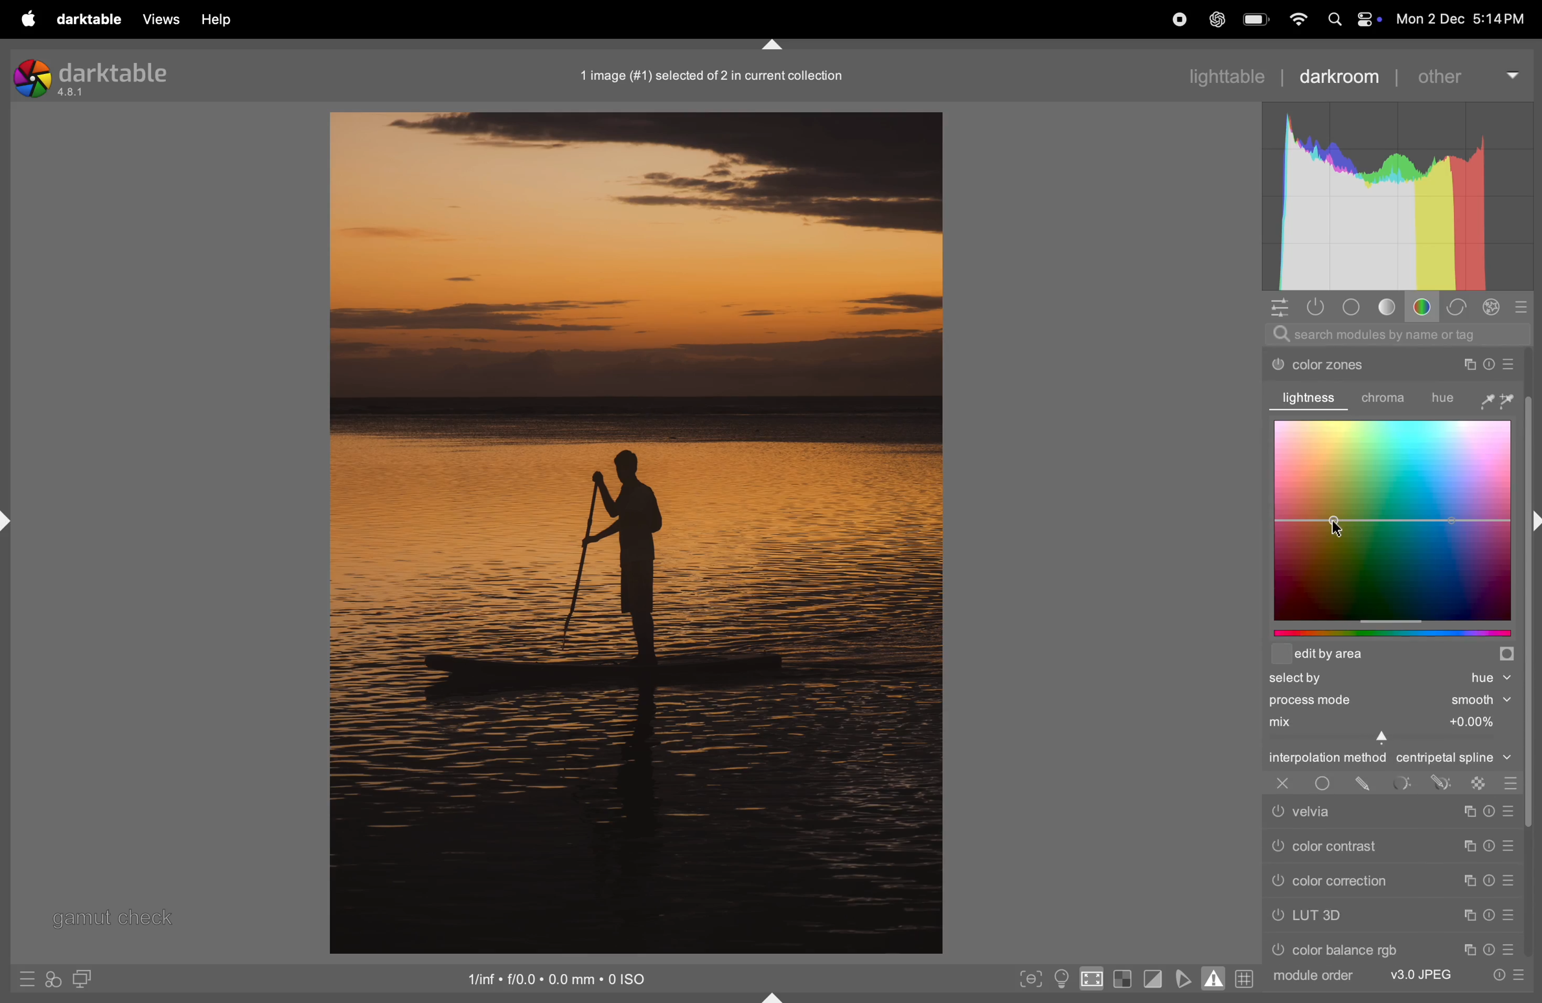 The width and height of the screenshot is (1542, 1003). What do you see at coordinates (1388, 398) in the screenshot?
I see `chroma` at bounding box center [1388, 398].